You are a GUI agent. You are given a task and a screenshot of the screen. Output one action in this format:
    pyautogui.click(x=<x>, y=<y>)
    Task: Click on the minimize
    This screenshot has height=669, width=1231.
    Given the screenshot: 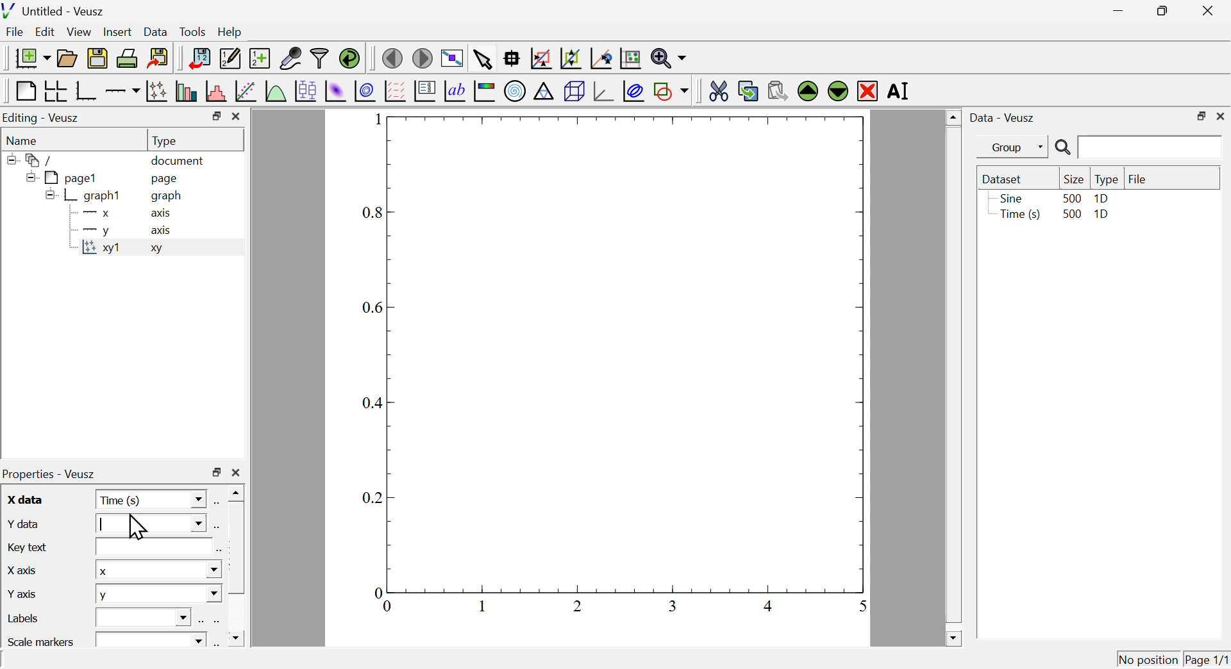 What is the action you would take?
    pyautogui.click(x=1114, y=11)
    